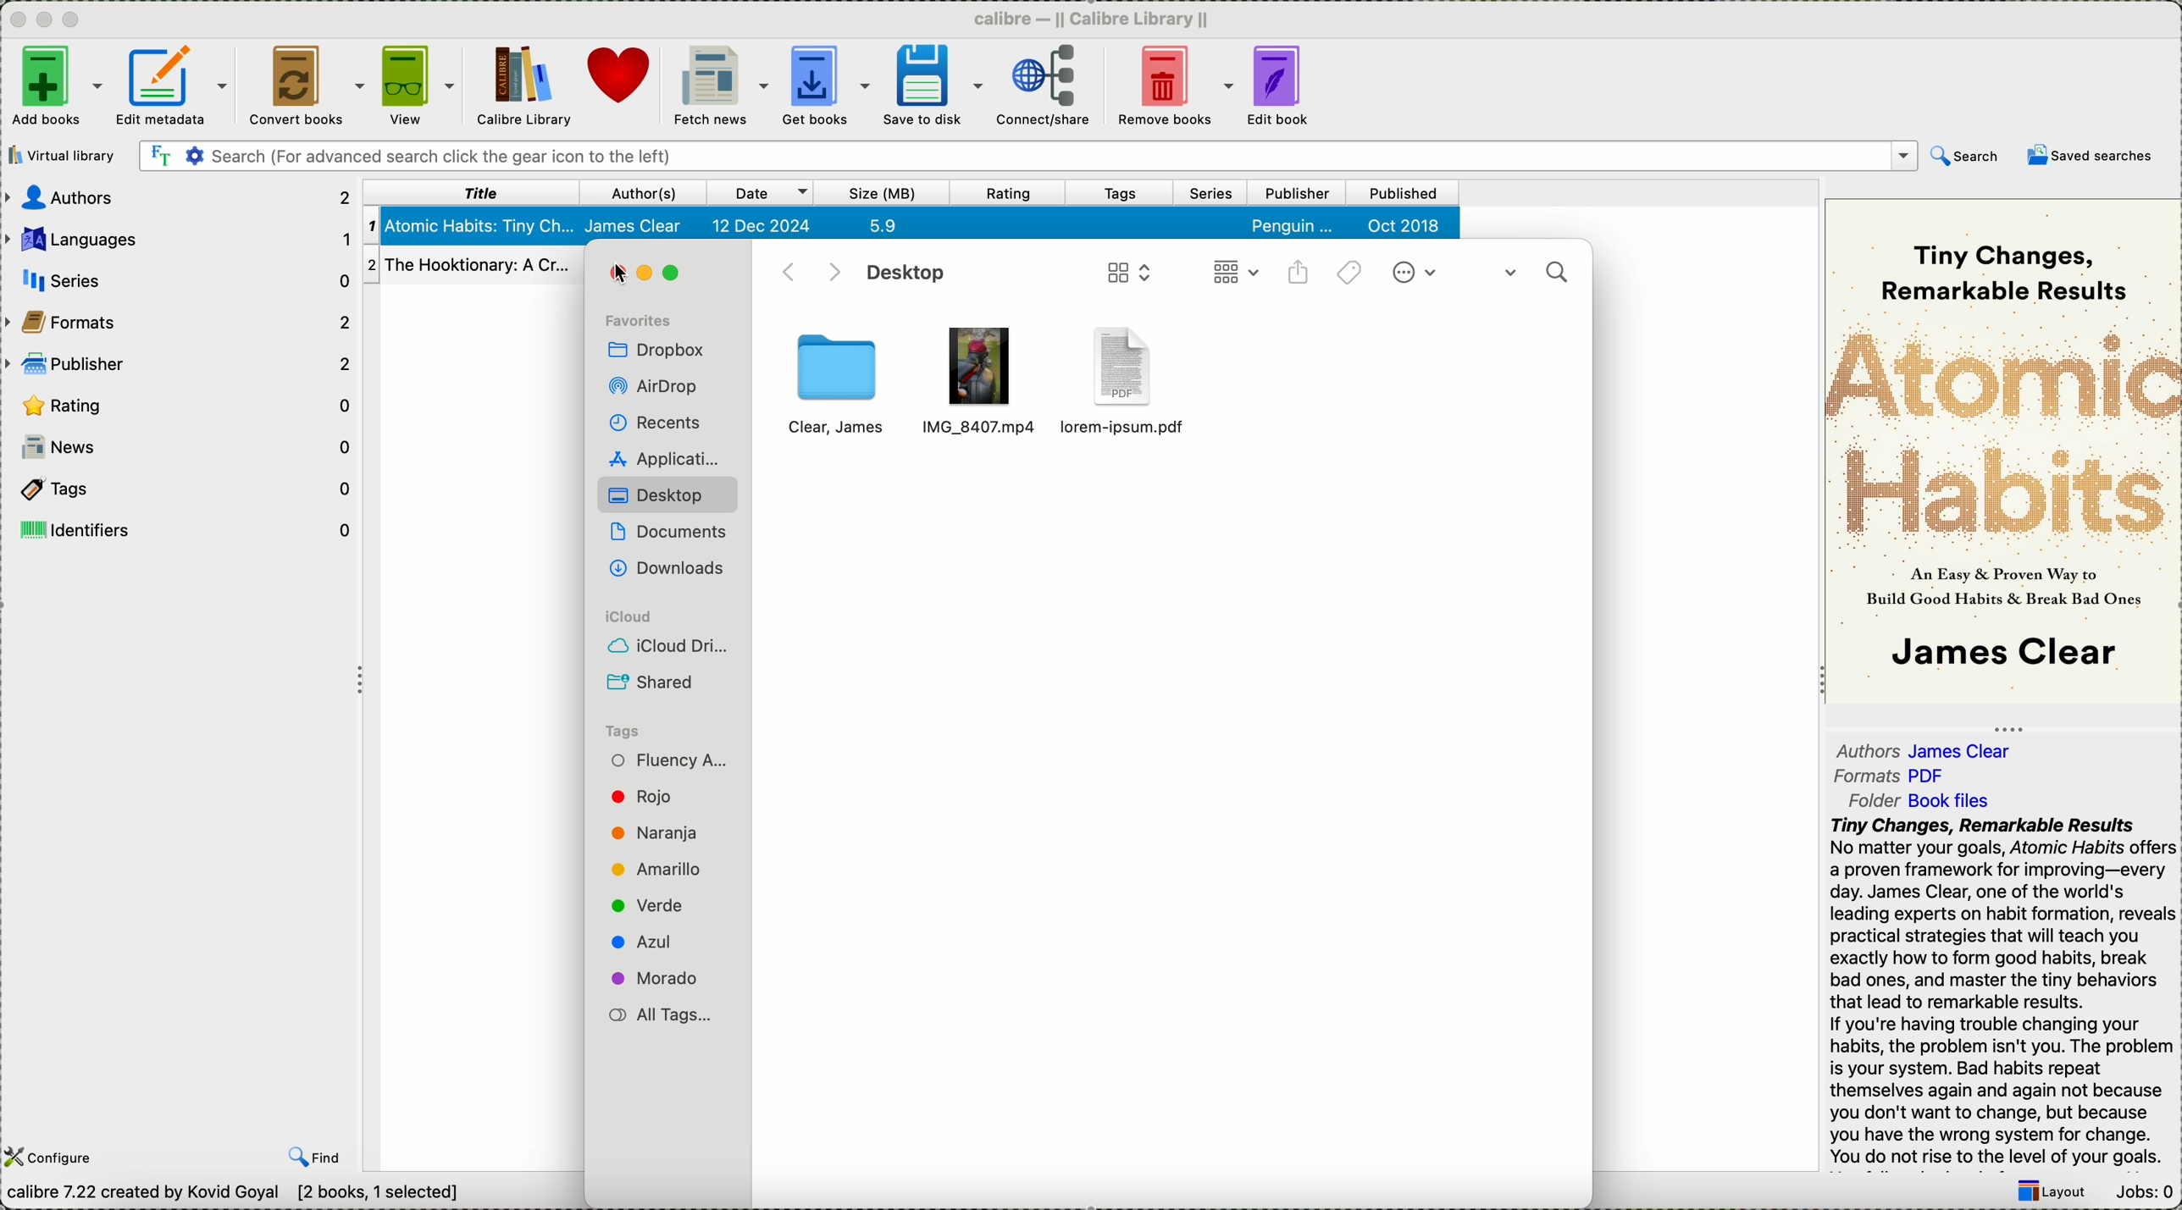 The width and height of the screenshot is (2182, 1210). I want to click on layout, so click(2051, 1193).